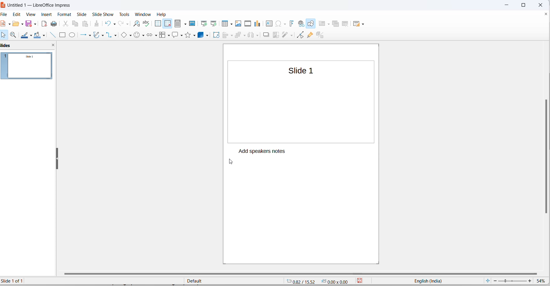 This screenshot has height=286, width=550. What do you see at coordinates (298, 70) in the screenshot?
I see `slide title` at bounding box center [298, 70].